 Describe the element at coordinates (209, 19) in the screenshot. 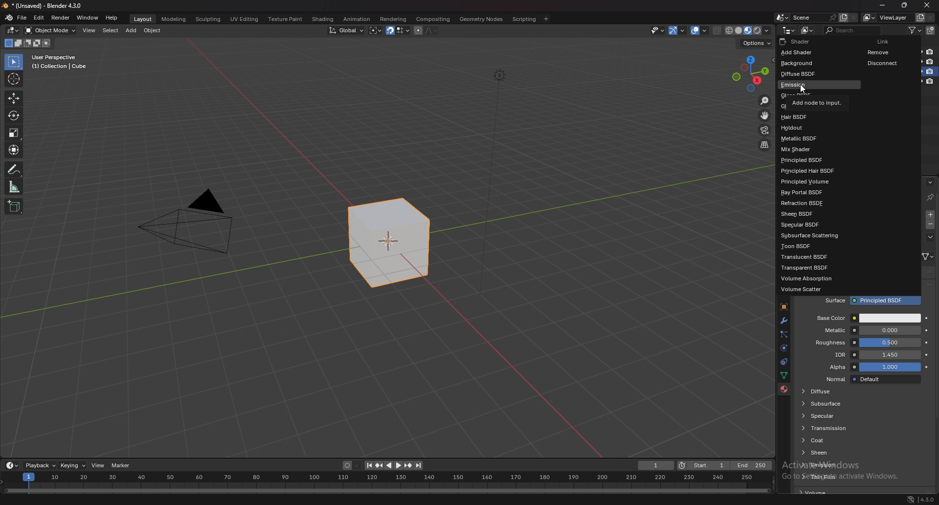

I see `scrulpting` at that location.